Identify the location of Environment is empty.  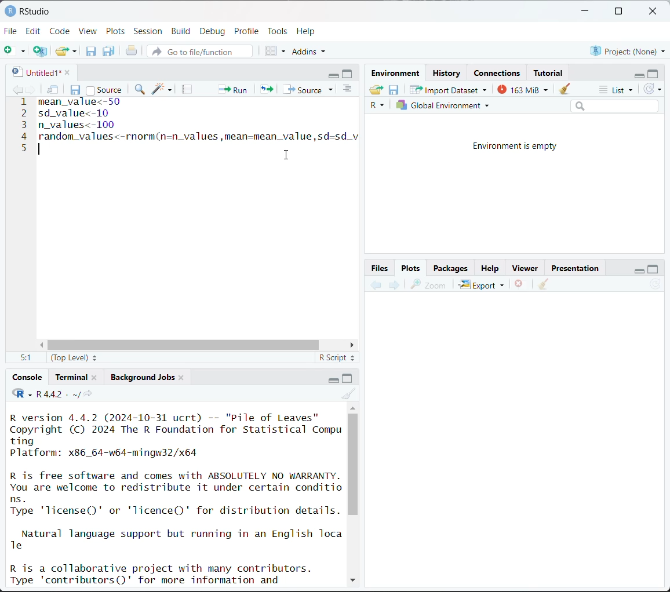
(516, 147).